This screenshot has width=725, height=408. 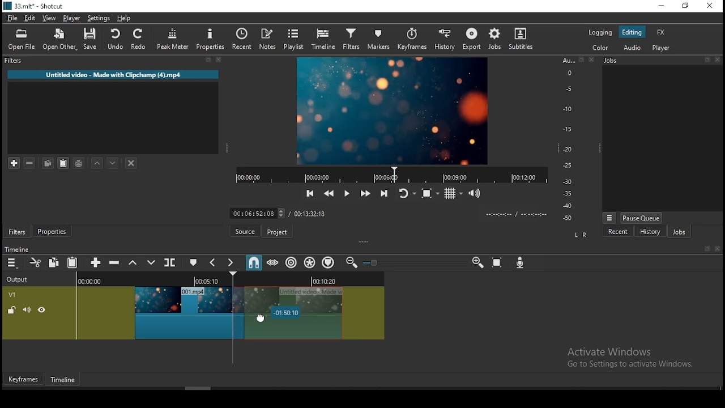 What do you see at coordinates (13, 294) in the screenshot?
I see `video track` at bounding box center [13, 294].